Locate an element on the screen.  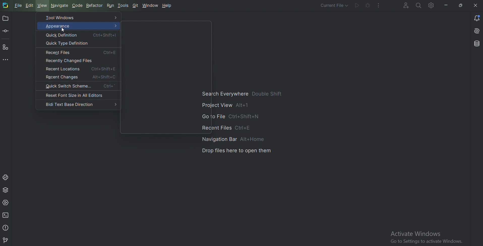
Restore down is located at coordinates (461, 6).